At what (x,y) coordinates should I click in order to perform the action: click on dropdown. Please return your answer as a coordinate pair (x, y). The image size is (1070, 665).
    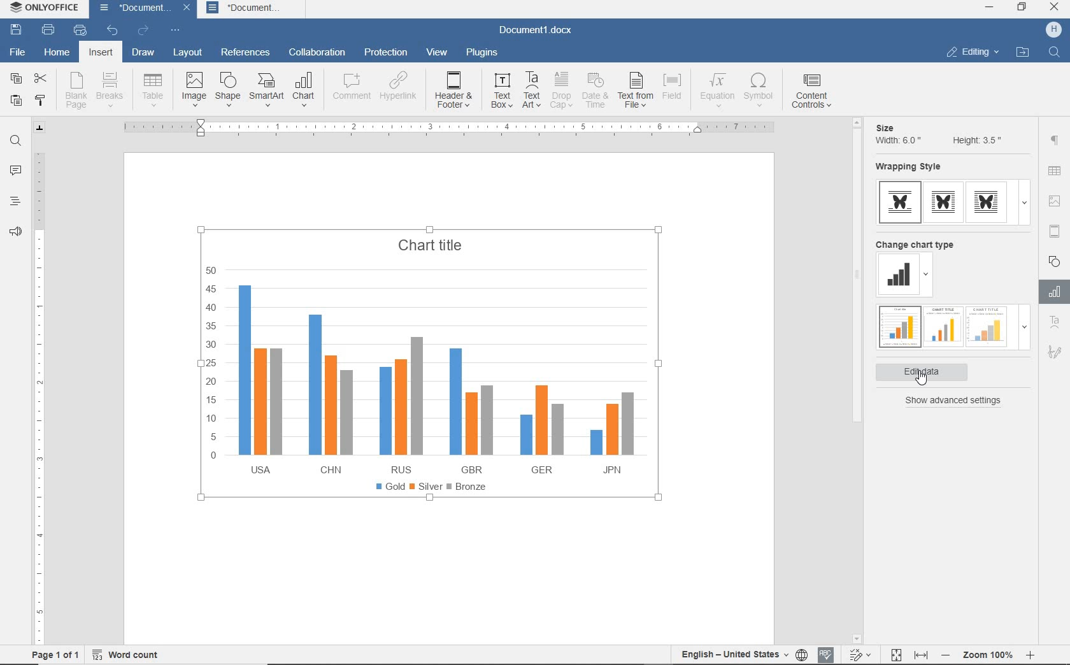
    Looking at the image, I should click on (928, 276).